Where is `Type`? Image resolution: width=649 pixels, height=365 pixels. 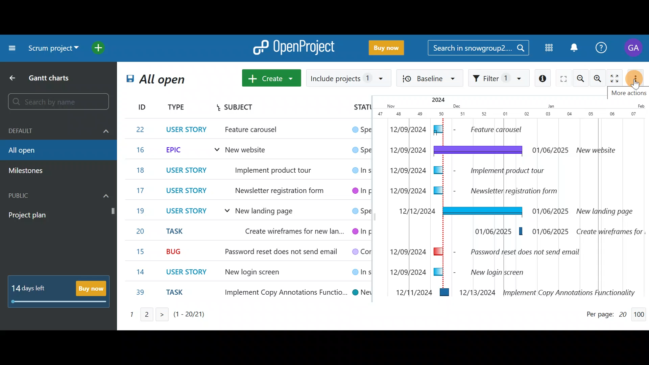 Type is located at coordinates (176, 108).